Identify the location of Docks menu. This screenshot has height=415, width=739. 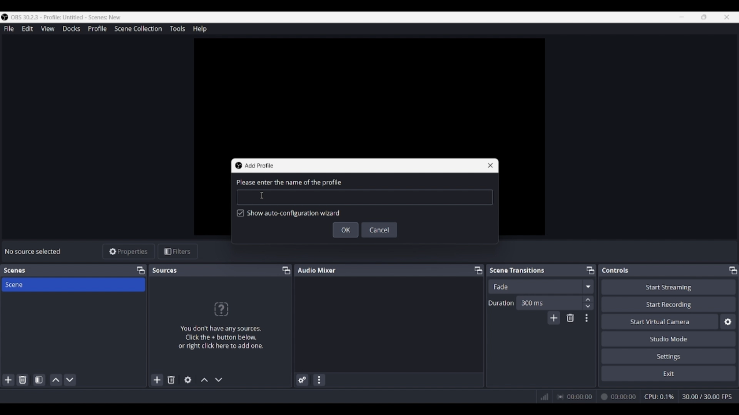
(71, 29).